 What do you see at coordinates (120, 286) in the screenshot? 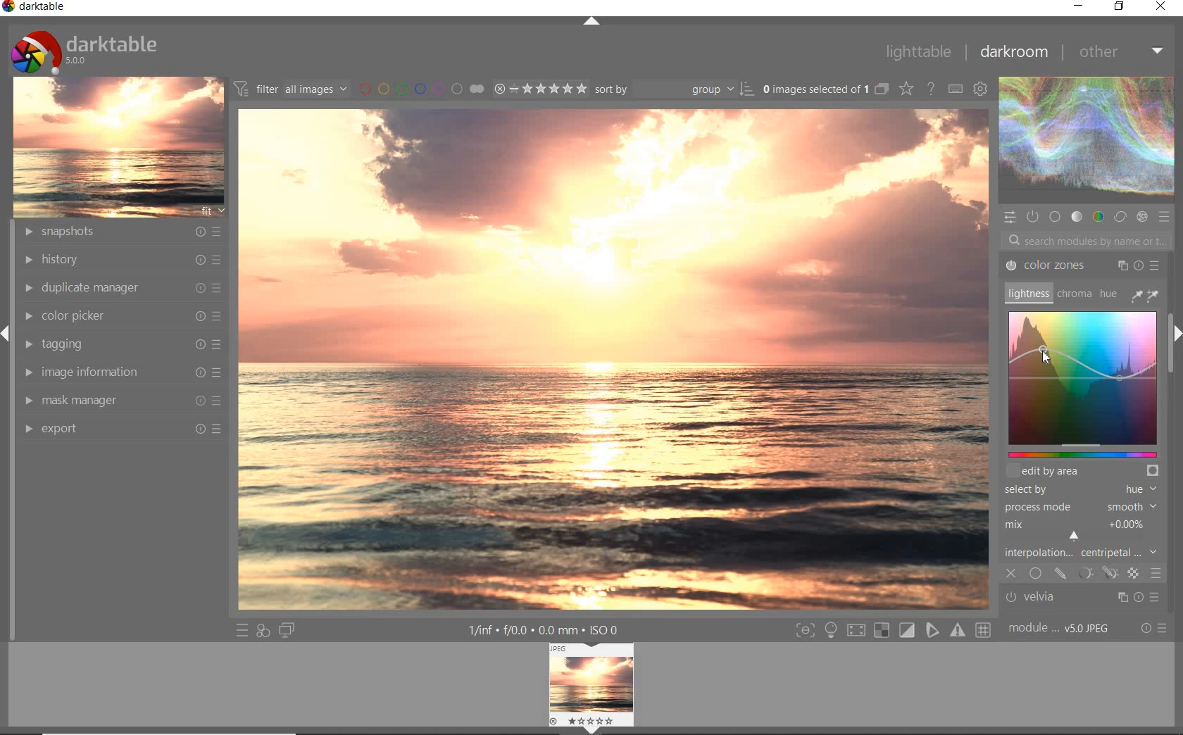
I see `DUPLICATE MANAGER` at bounding box center [120, 286].